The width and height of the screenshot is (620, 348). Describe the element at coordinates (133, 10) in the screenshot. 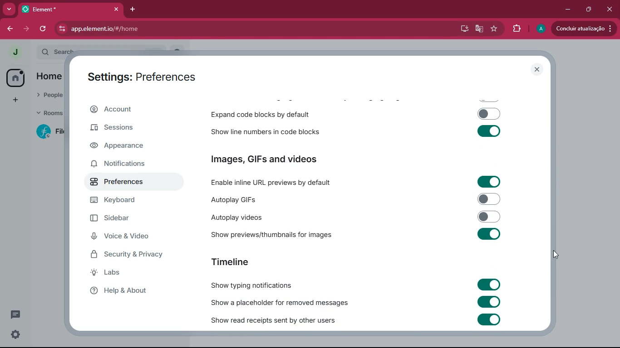

I see `add tab` at that location.